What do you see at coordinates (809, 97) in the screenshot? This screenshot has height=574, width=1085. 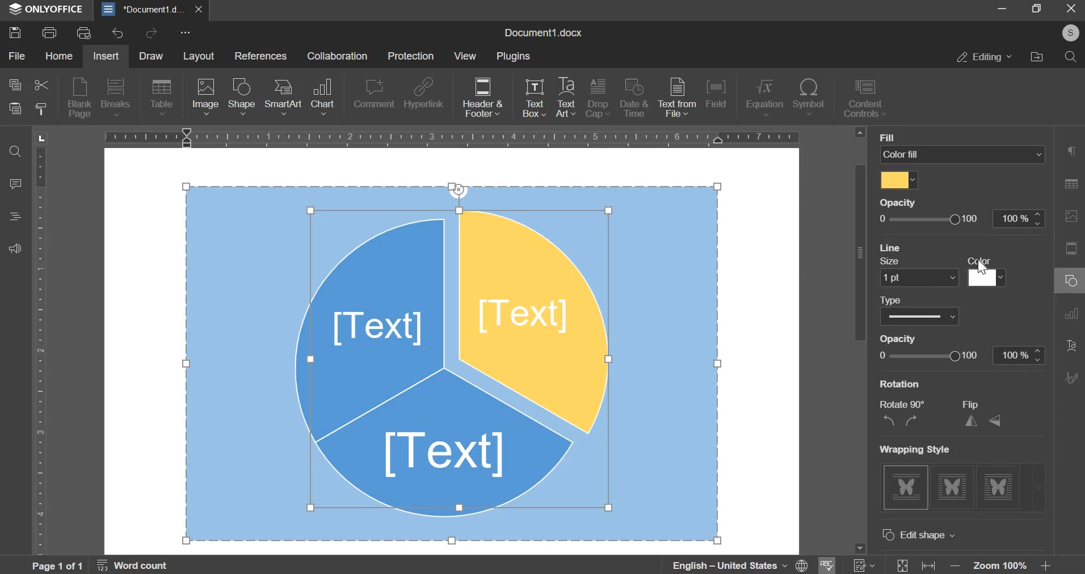 I see `symbol` at bounding box center [809, 97].